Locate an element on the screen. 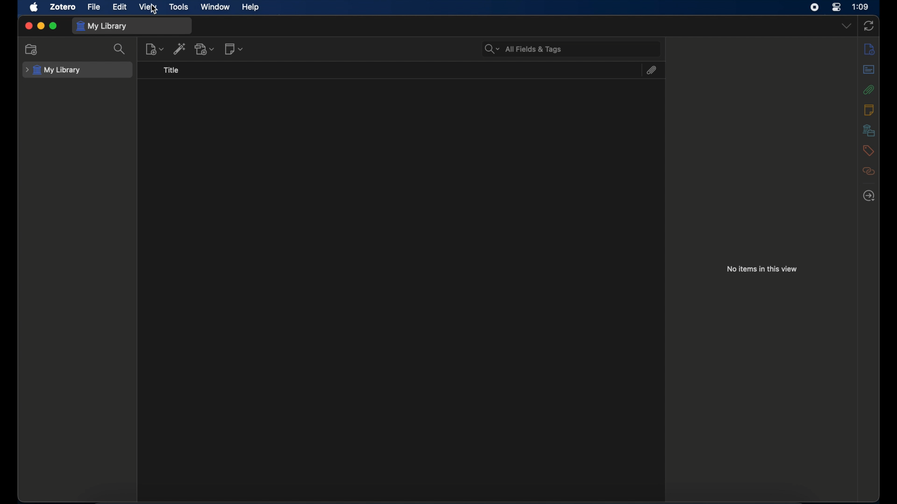 This screenshot has height=504, width=897. time is located at coordinates (861, 6).